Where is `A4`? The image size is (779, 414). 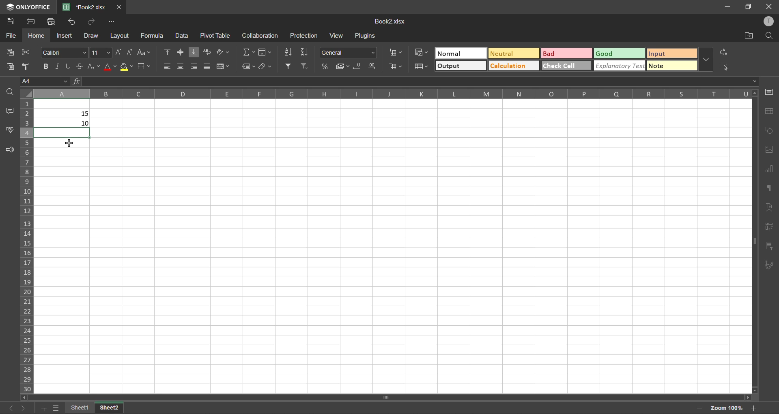
A4 is located at coordinates (43, 80).